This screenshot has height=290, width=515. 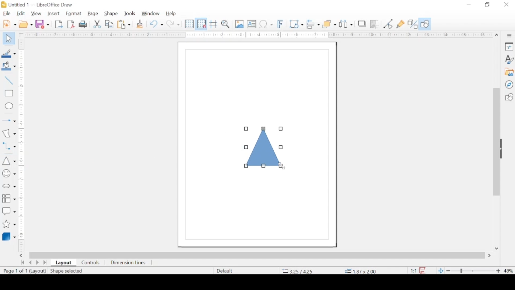 I want to click on this document has been modified, so click(x=417, y=270).